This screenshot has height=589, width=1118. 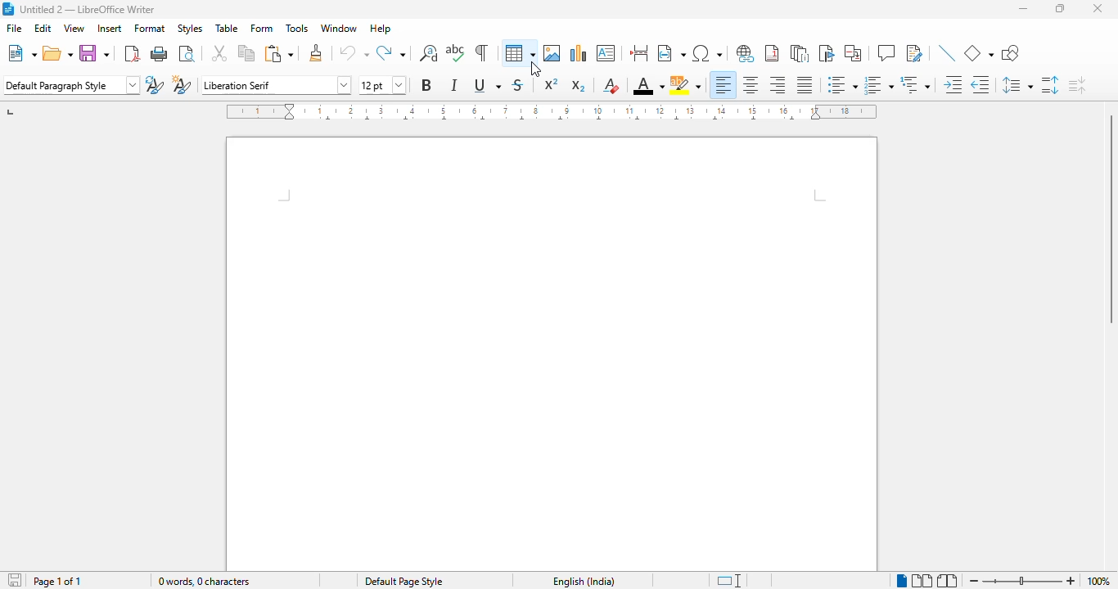 What do you see at coordinates (751, 85) in the screenshot?
I see `align center` at bounding box center [751, 85].